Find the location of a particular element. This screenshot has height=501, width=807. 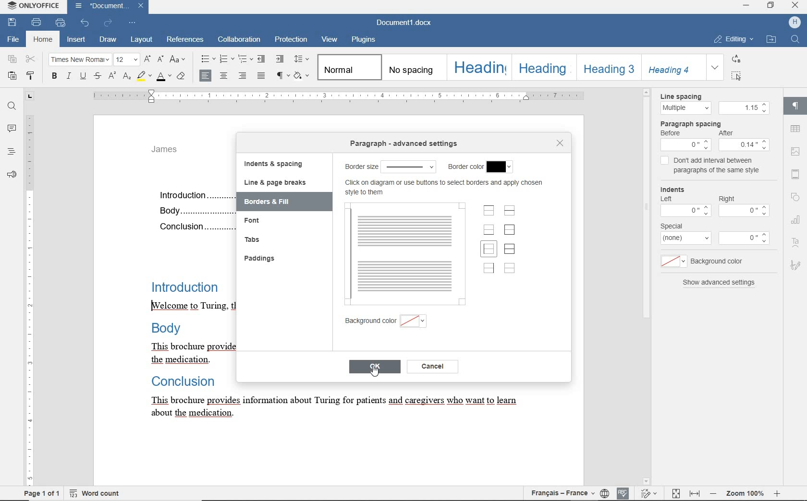

font color is located at coordinates (164, 77).